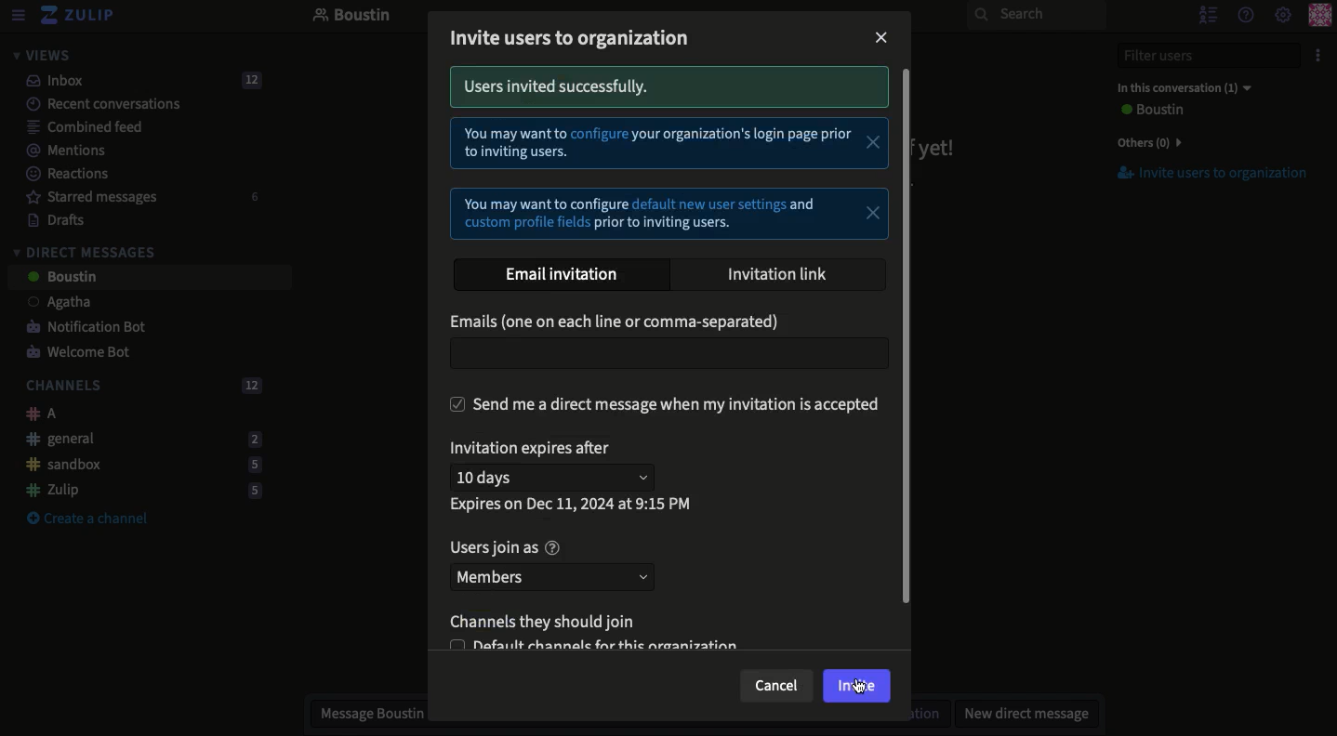 This screenshot has width=1337, height=736. What do you see at coordinates (17, 16) in the screenshot?
I see `View menu` at bounding box center [17, 16].